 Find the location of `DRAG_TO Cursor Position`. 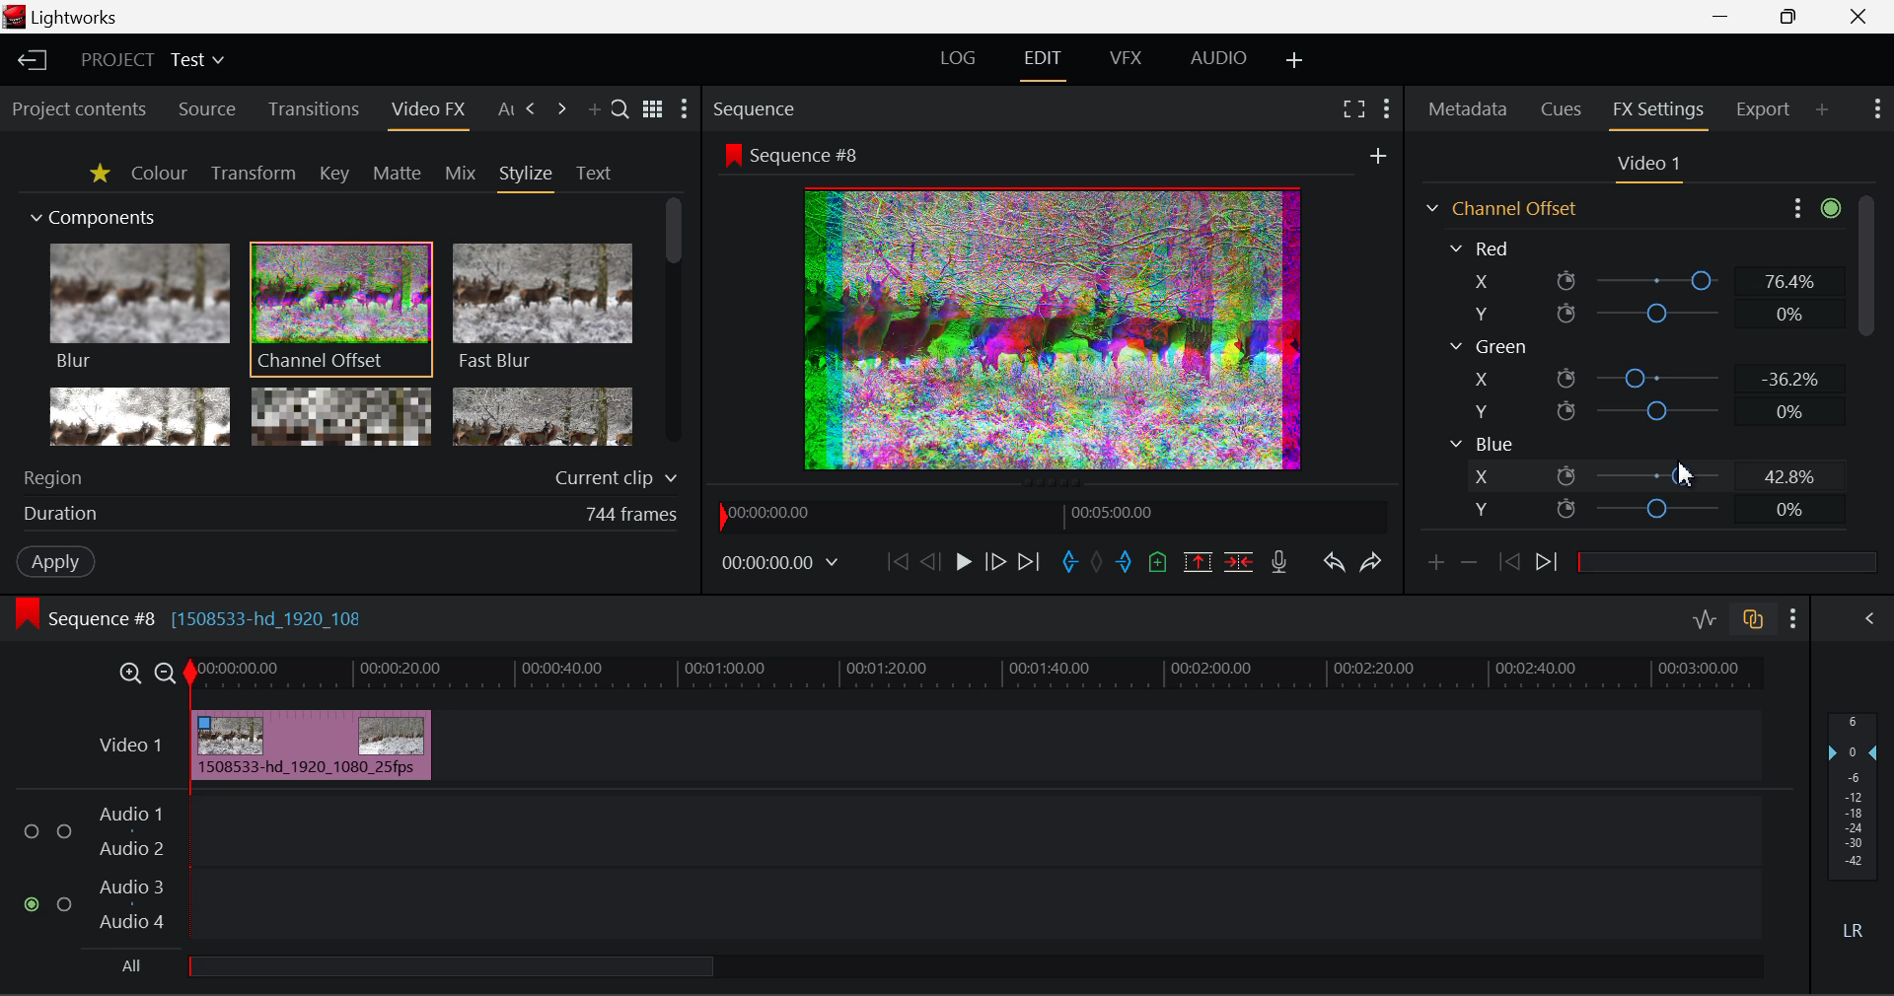

DRAG_TO Cursor Position is located at coordinates (1682, 473).